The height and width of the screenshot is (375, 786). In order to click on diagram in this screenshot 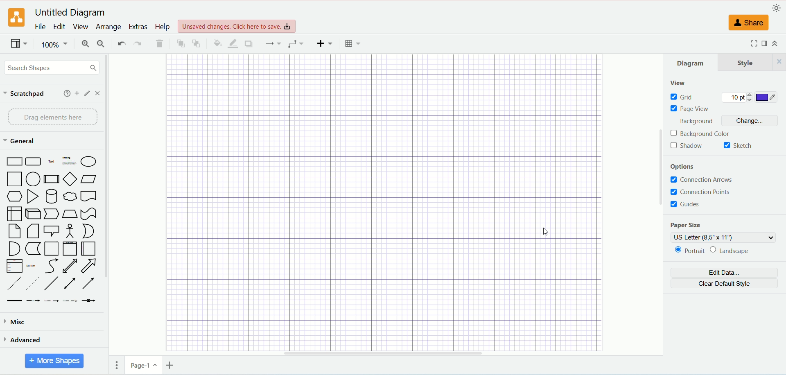, I will do `click(692, 63)`.